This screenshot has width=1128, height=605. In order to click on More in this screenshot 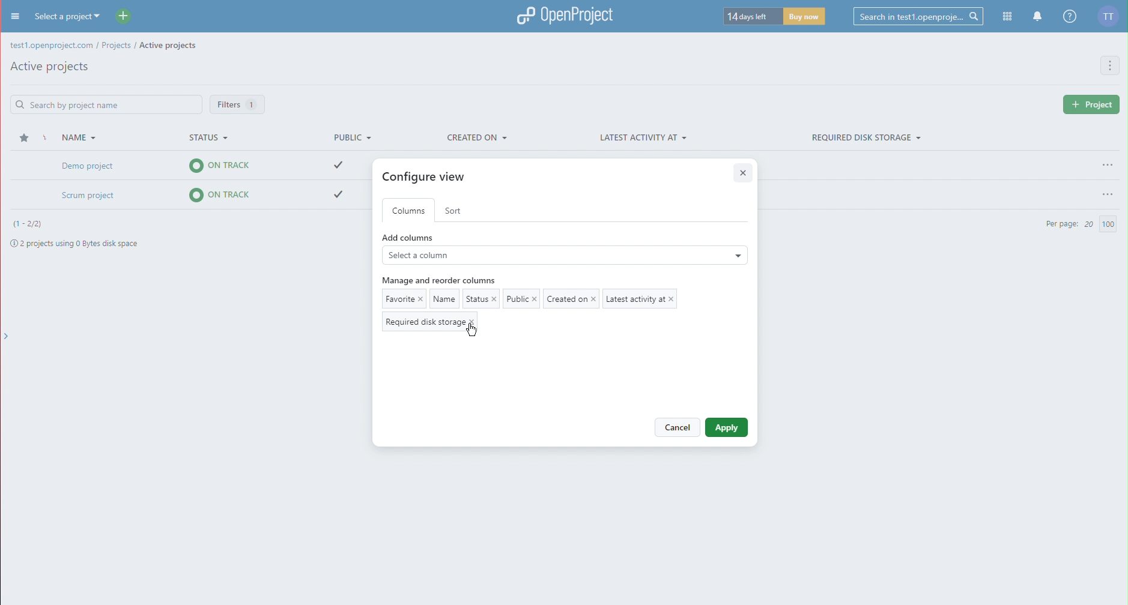, I will do `click(1111, 65)`.